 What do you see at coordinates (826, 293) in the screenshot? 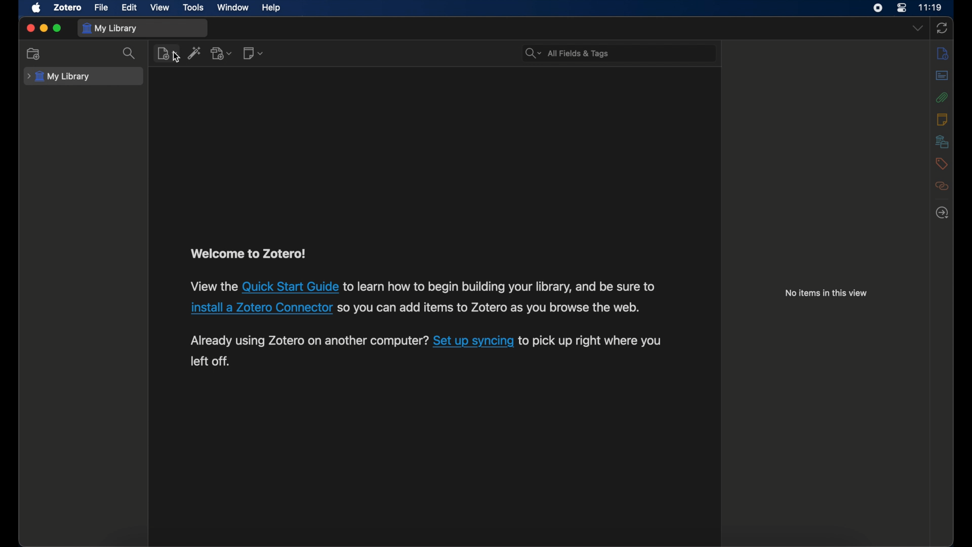
I see `no items in this view` at bounding box center [826, 293].